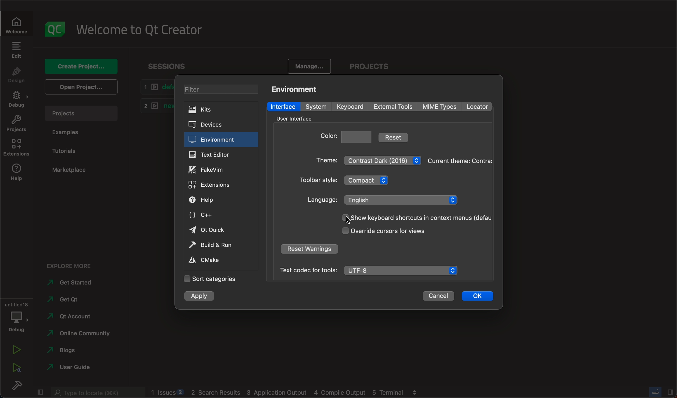 The width and height of the screenshot is (677, 398). What do you see at coordinates (213, 169) in the screenshot?
I see `fake vim` at bounding box center [213, 169].